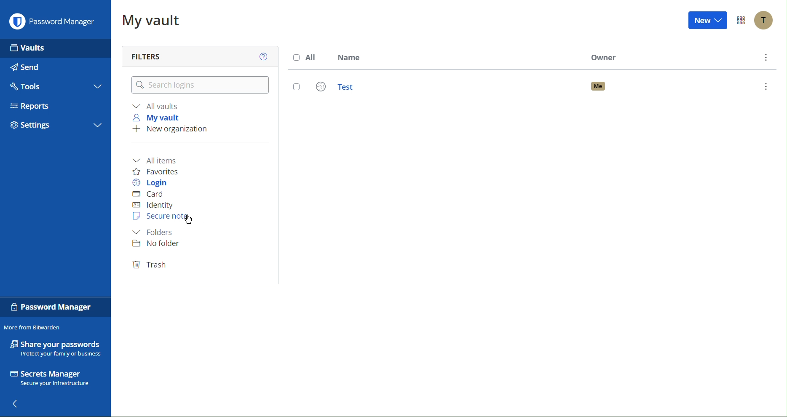  Describe the element at coordinates (33, 106) in the screenshot. I see `Reports` at that location.